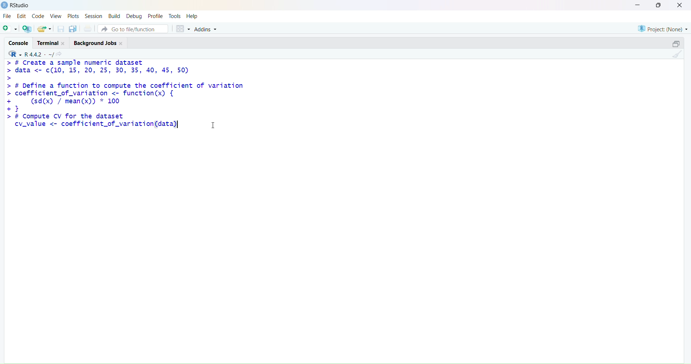 This screenshot has height=364, width=691. What do you see at coordinates (6, 16) in the screenshot?
I see `file` at bounding box center [6, 16].